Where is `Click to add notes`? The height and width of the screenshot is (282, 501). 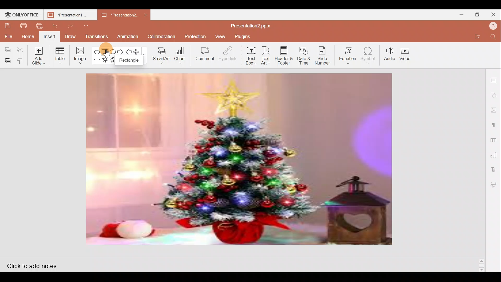 Click to add notes is located at coordinates (36, 264).